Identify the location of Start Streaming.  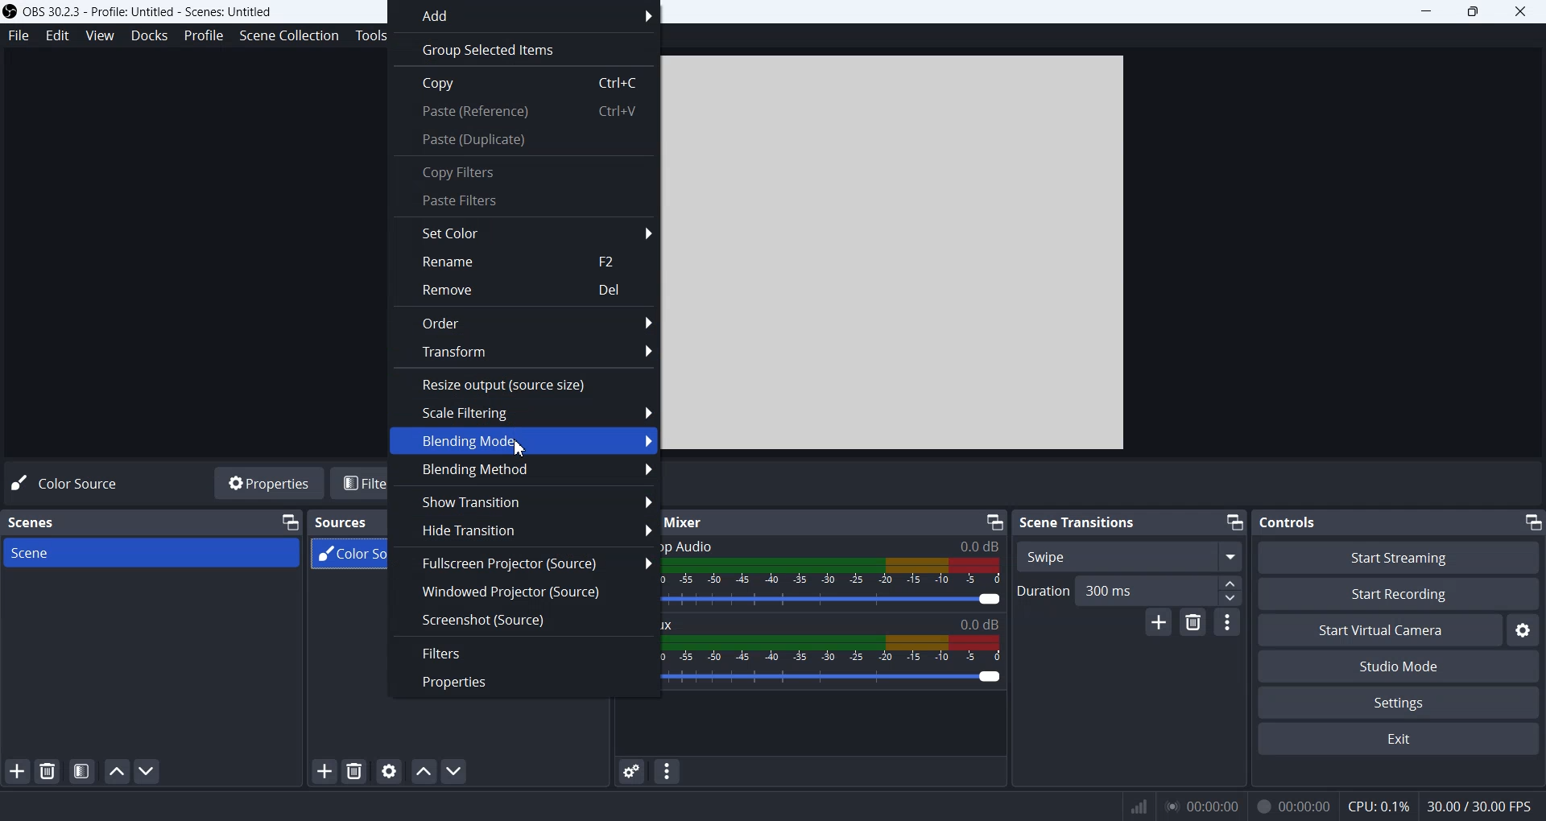
(1398, 557).